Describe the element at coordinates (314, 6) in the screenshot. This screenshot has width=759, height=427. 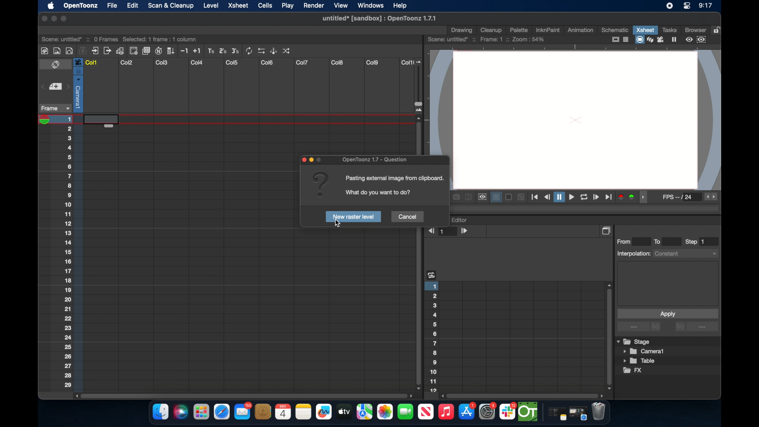
I see `render` at that location.